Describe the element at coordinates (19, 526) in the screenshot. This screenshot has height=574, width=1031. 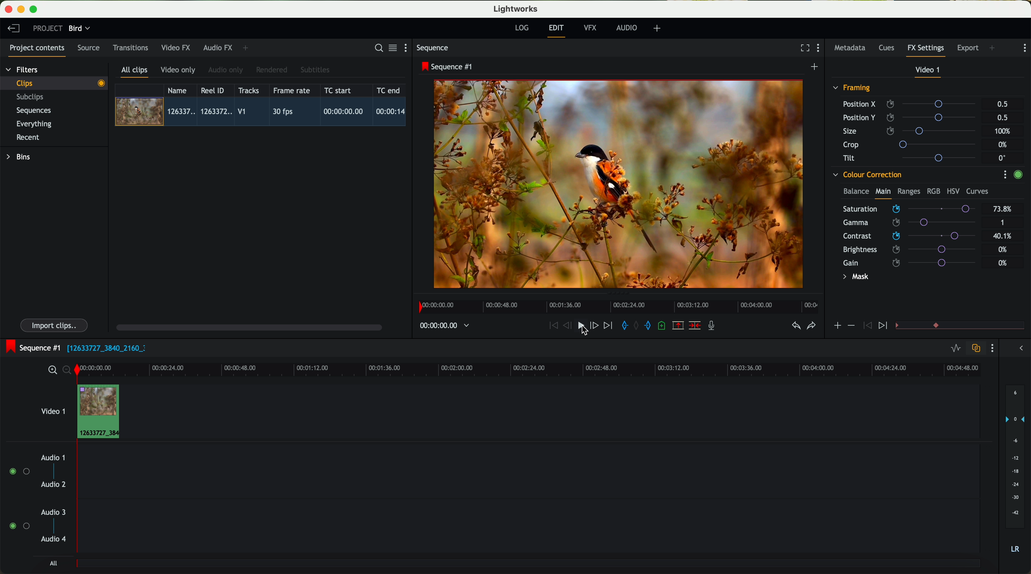
I see `enable audio` at that location.